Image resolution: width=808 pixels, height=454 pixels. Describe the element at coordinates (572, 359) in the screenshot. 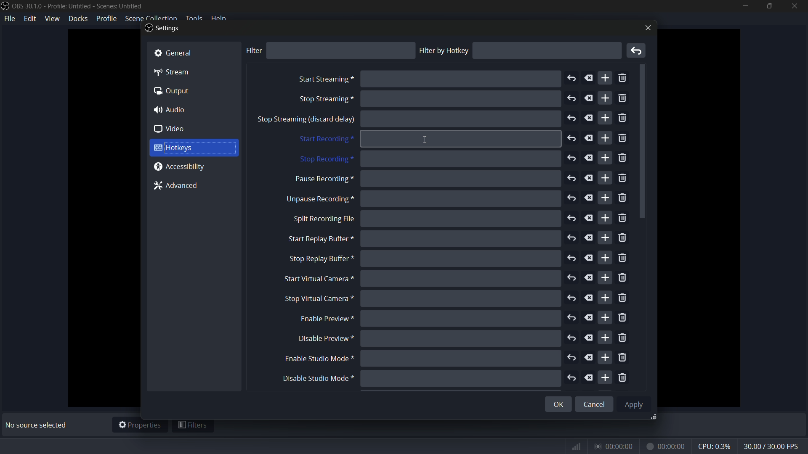

I see `undo` at that location.